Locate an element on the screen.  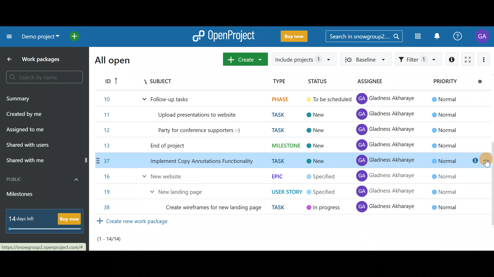
Open quick add menu is located at coordinates (76, 35).